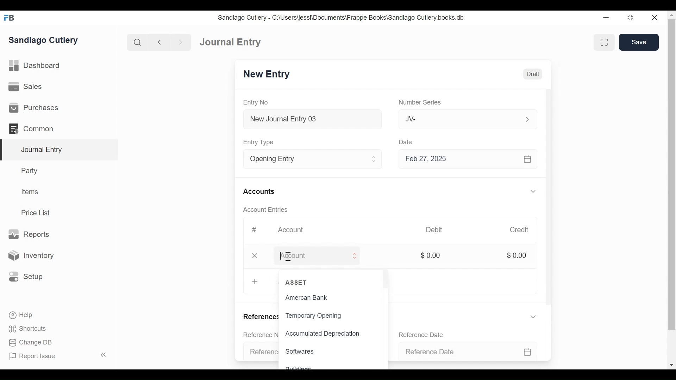 This screenshot has width=676, height=380. What do you see at coordinates (405, 142) in the screenshot?
I see `Date` at bounding box center [405, 142].